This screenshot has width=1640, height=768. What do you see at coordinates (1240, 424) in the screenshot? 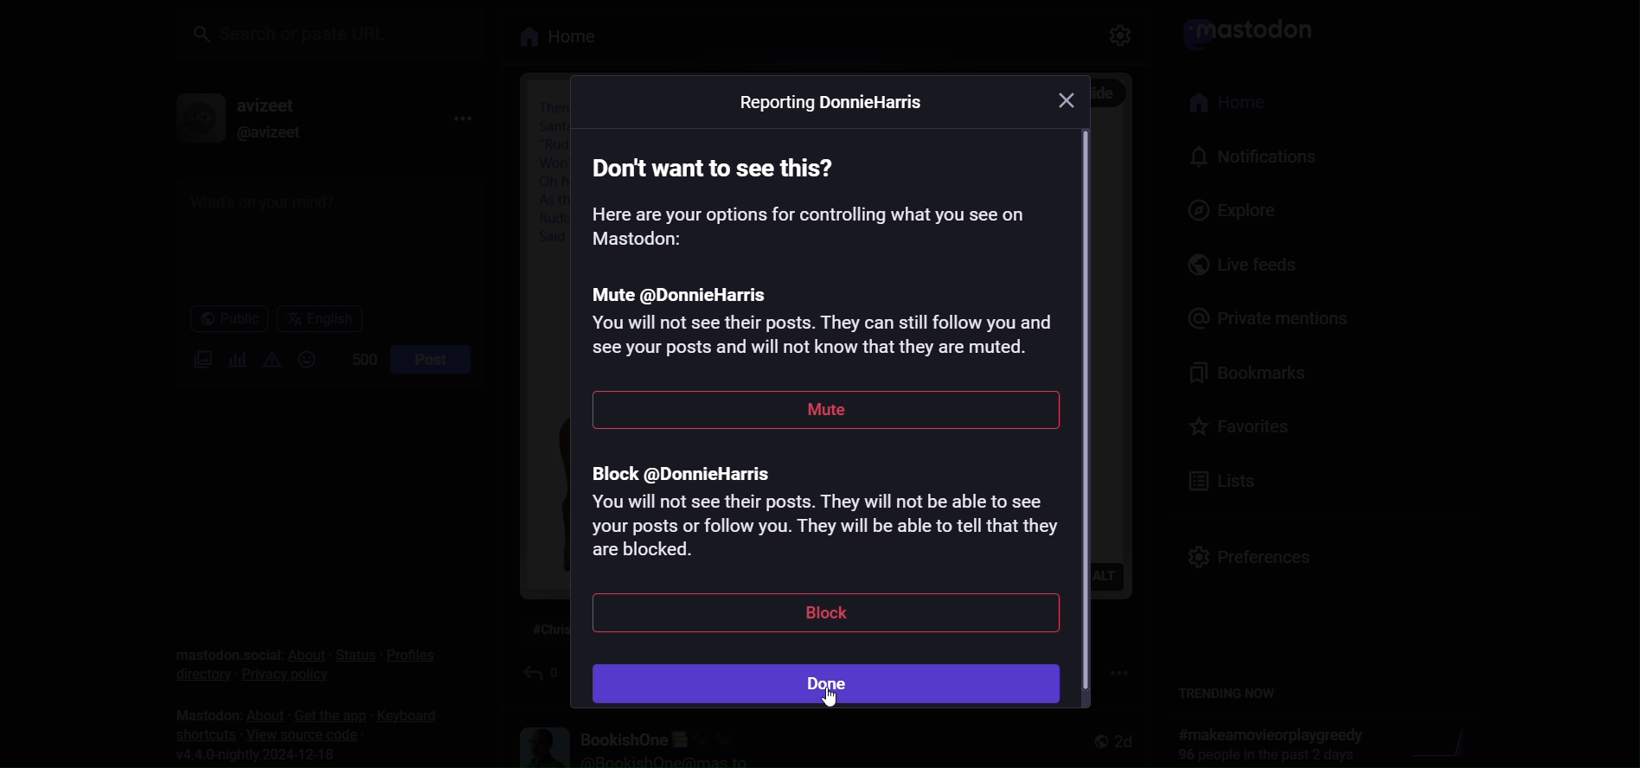
I see `favorites` at bounding box center [1240, 424].